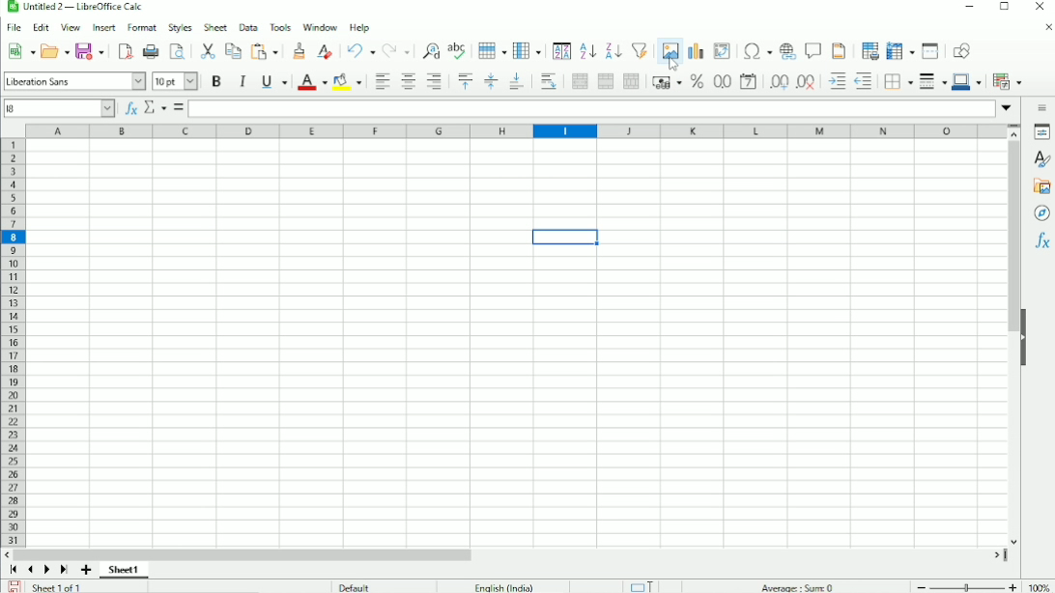 This screenshot has height=593, width=1055. Describe the element at coordinates (178, 27) in the screenshot. I see `Styles` at that location.